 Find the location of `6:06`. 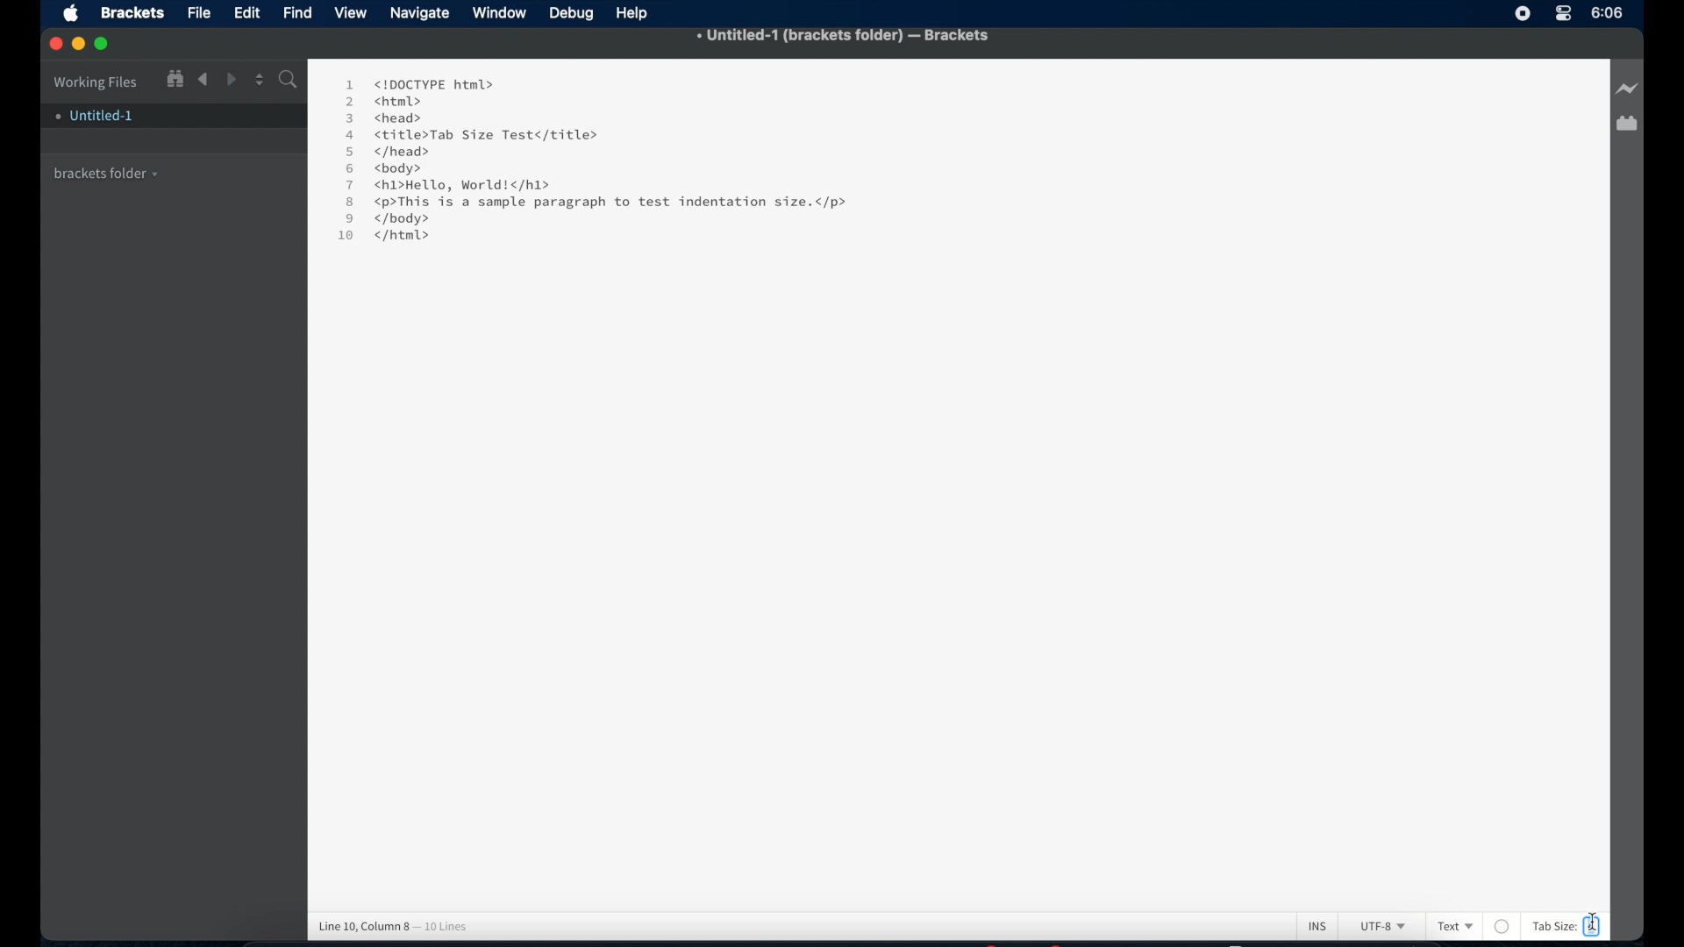

6:06 is located at coordinates (1608, 12).